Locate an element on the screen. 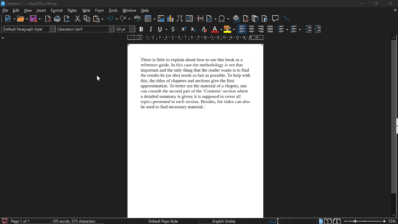 This screenshot has width=398, height=224. table is located at coordinates (87, 10).